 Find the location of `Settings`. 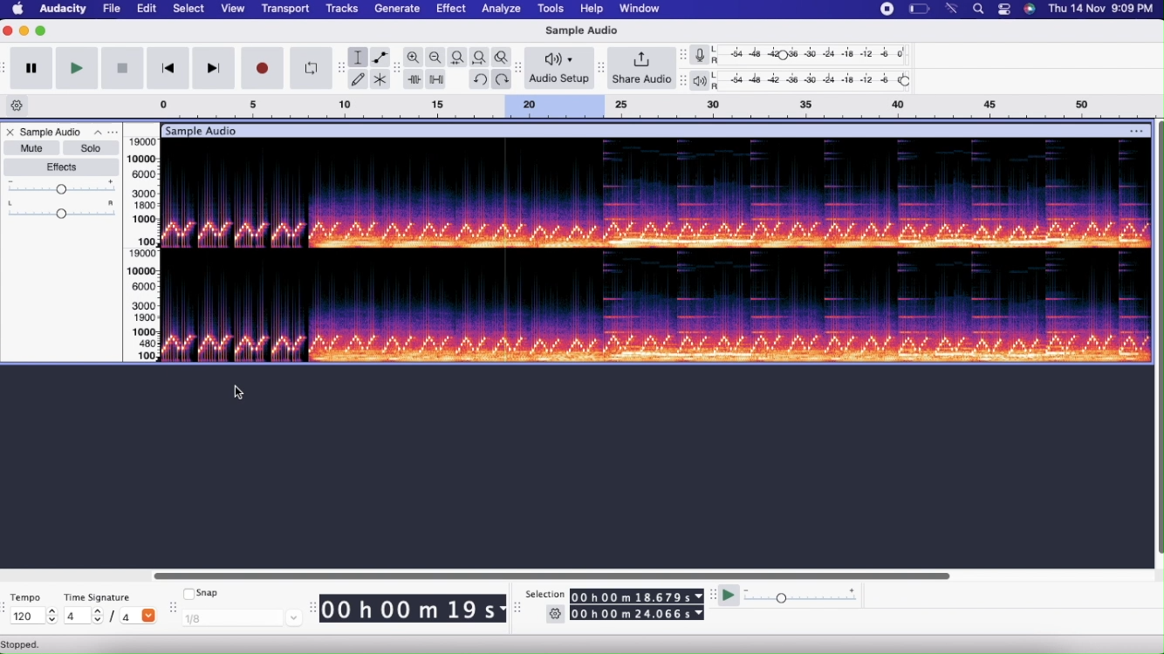

Settings is located at coordinates (554, 615).